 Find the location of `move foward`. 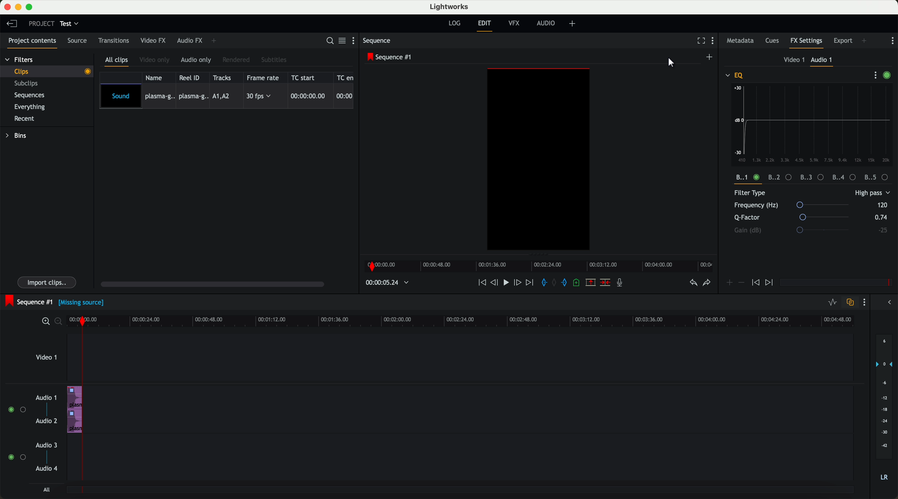

move foward is located at coordinates (531, 283).